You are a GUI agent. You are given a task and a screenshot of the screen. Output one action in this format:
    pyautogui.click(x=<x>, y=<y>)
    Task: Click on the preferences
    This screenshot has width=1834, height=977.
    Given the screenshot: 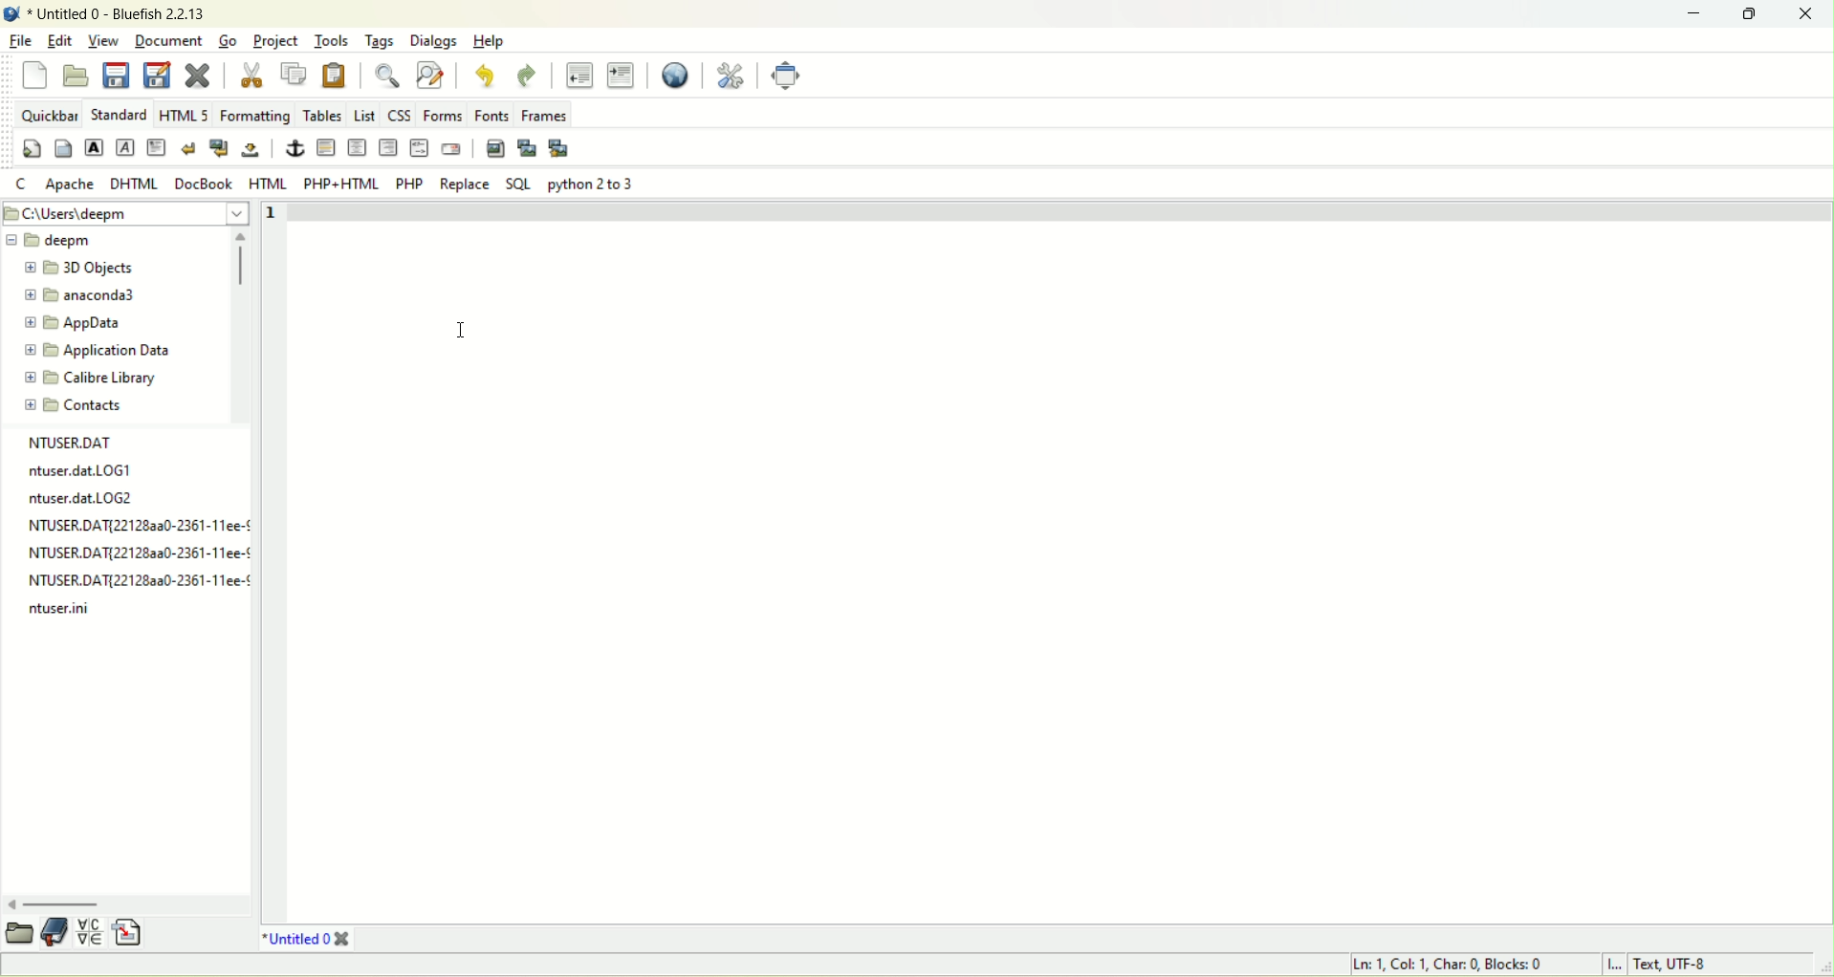 What is the action you would take?
    pyautogui.click(x=730, y=76)
    